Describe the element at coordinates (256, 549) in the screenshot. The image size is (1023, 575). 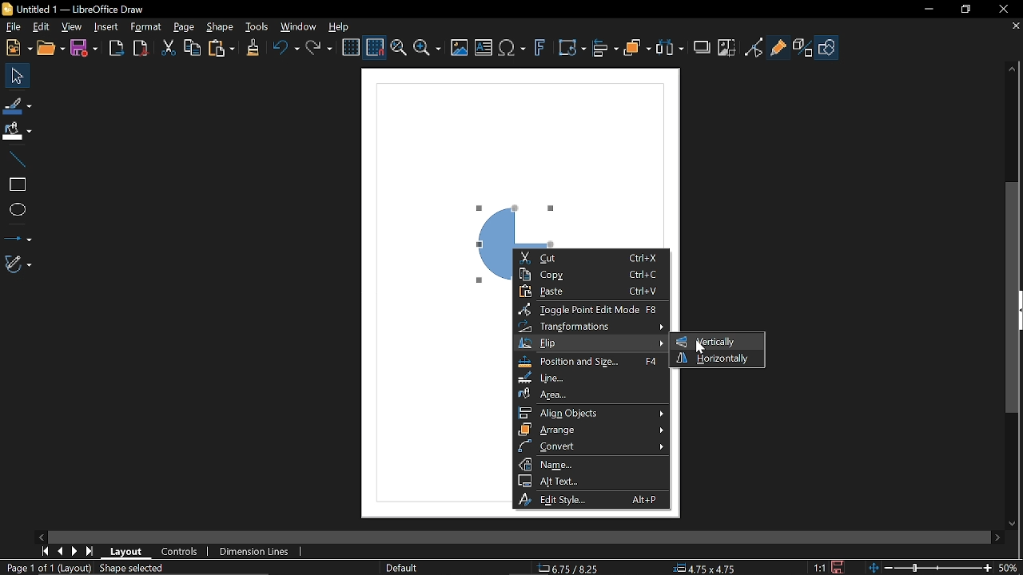
I see `Dimension lines` at that location.